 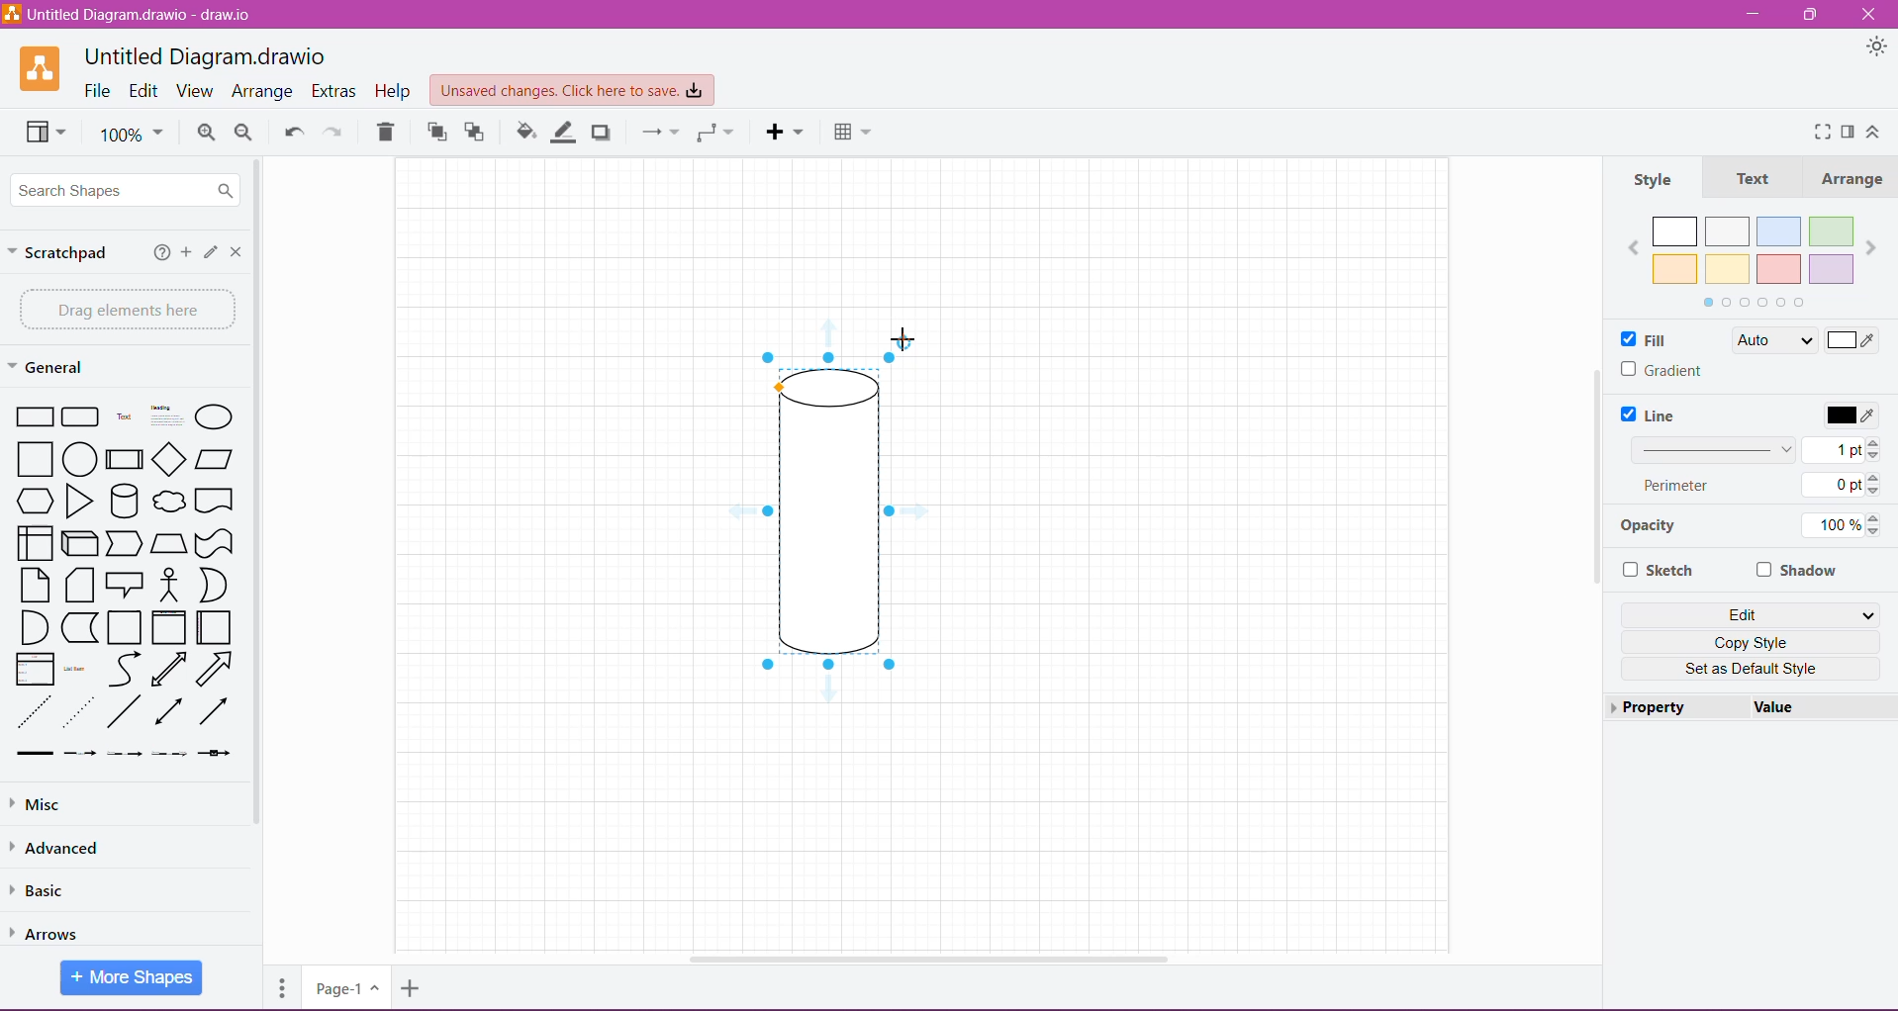 I want to click on Cursor on Shape, so click(x=916, y=352).